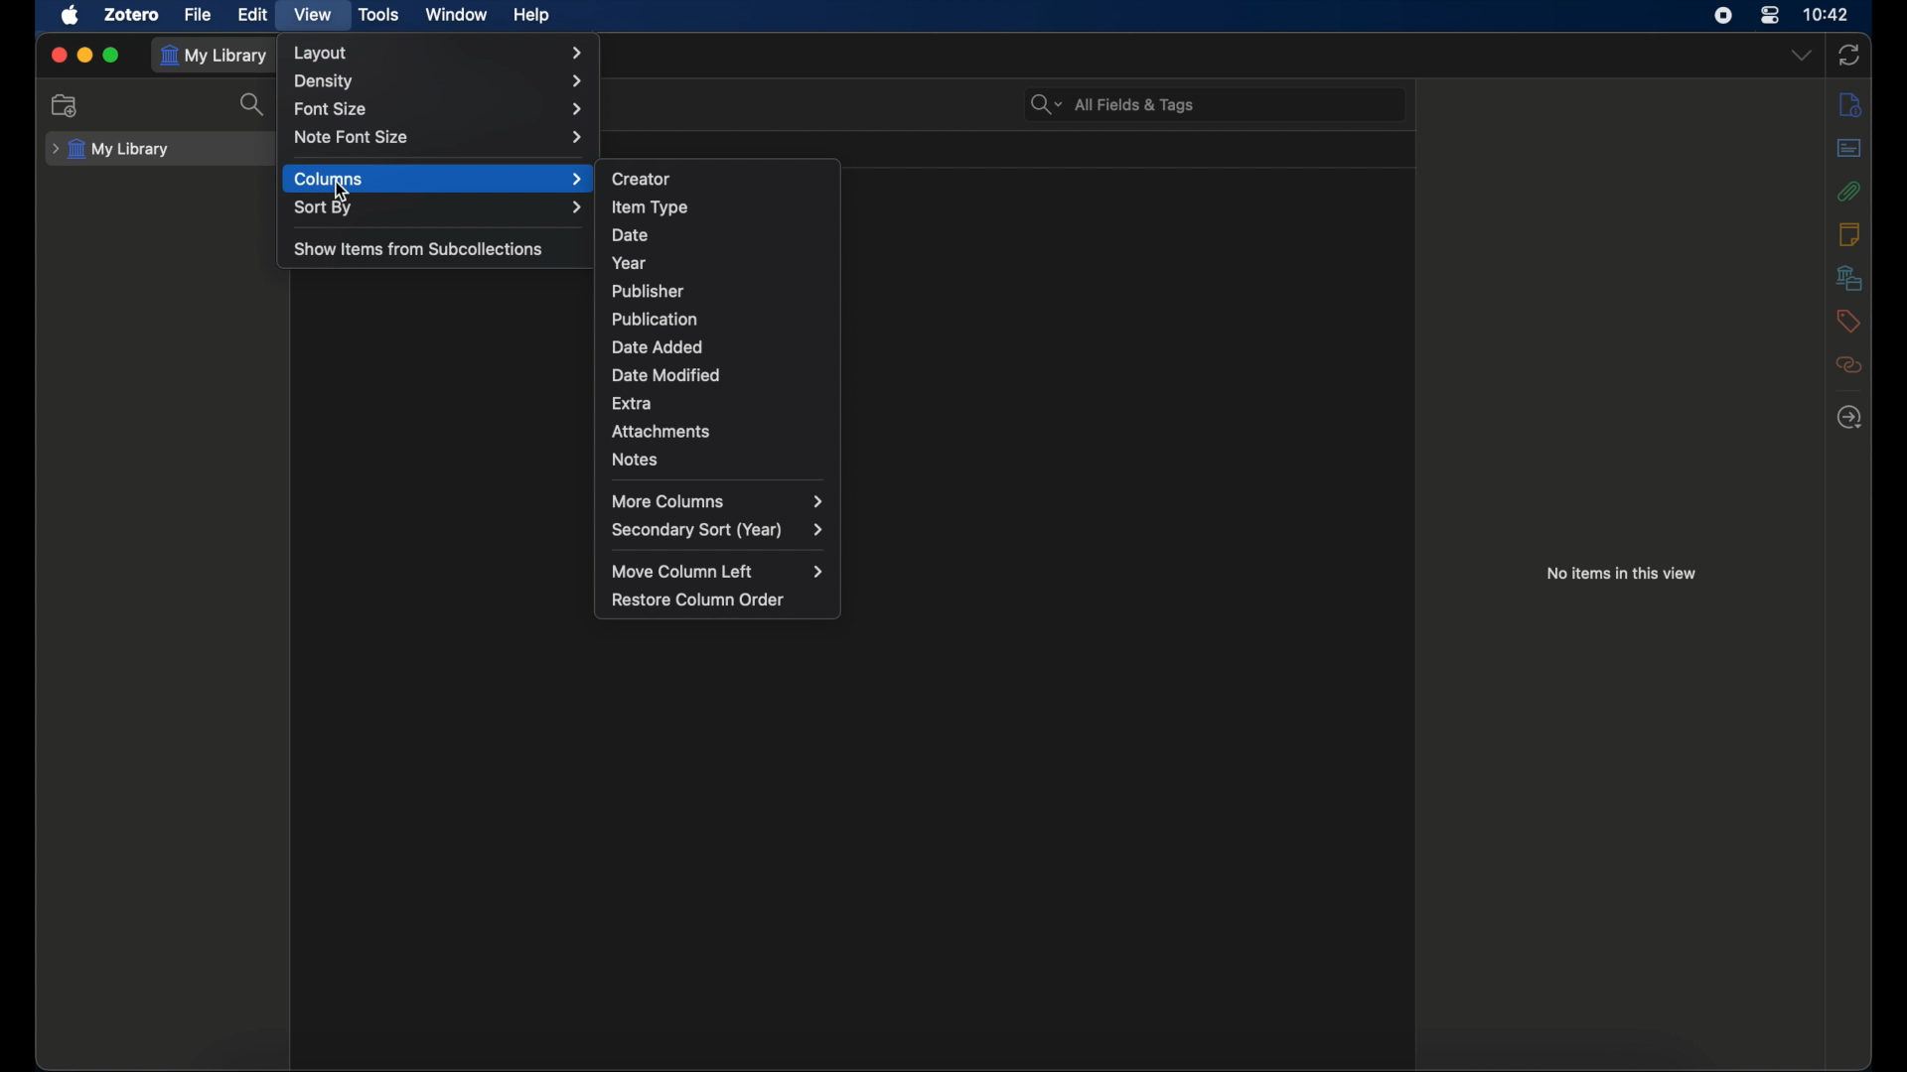 The height and width of the screenshot is (1072, 1907). What do you see at coordinates (1852, 106) in the screenshot?
I see `info` at bounding box center [1852, 106].